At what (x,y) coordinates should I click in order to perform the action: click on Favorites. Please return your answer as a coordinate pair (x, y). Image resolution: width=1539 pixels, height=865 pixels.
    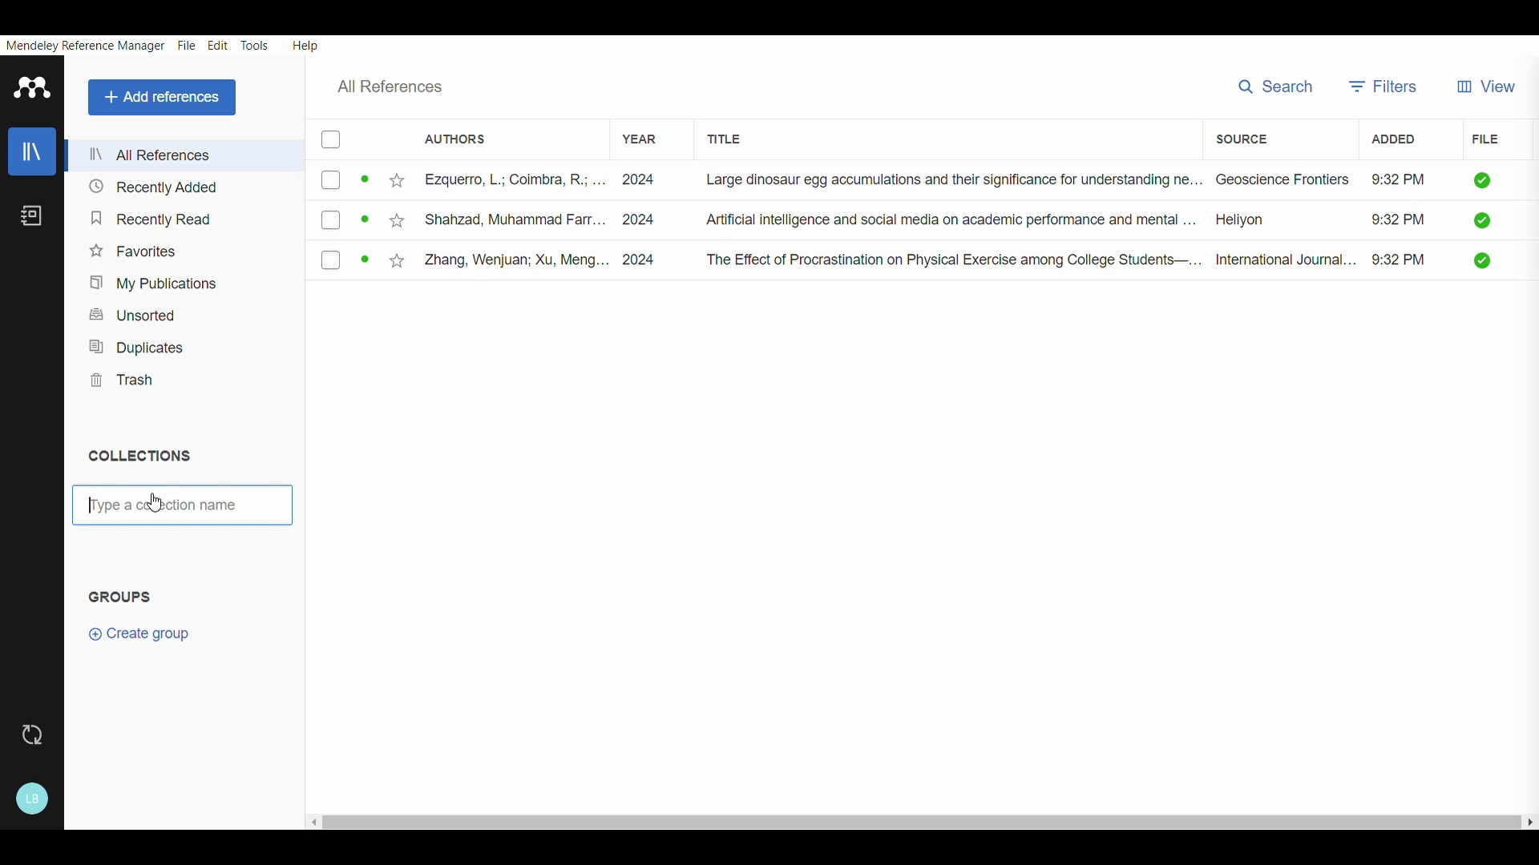
    Looking at the image, I should click on (137, 247).